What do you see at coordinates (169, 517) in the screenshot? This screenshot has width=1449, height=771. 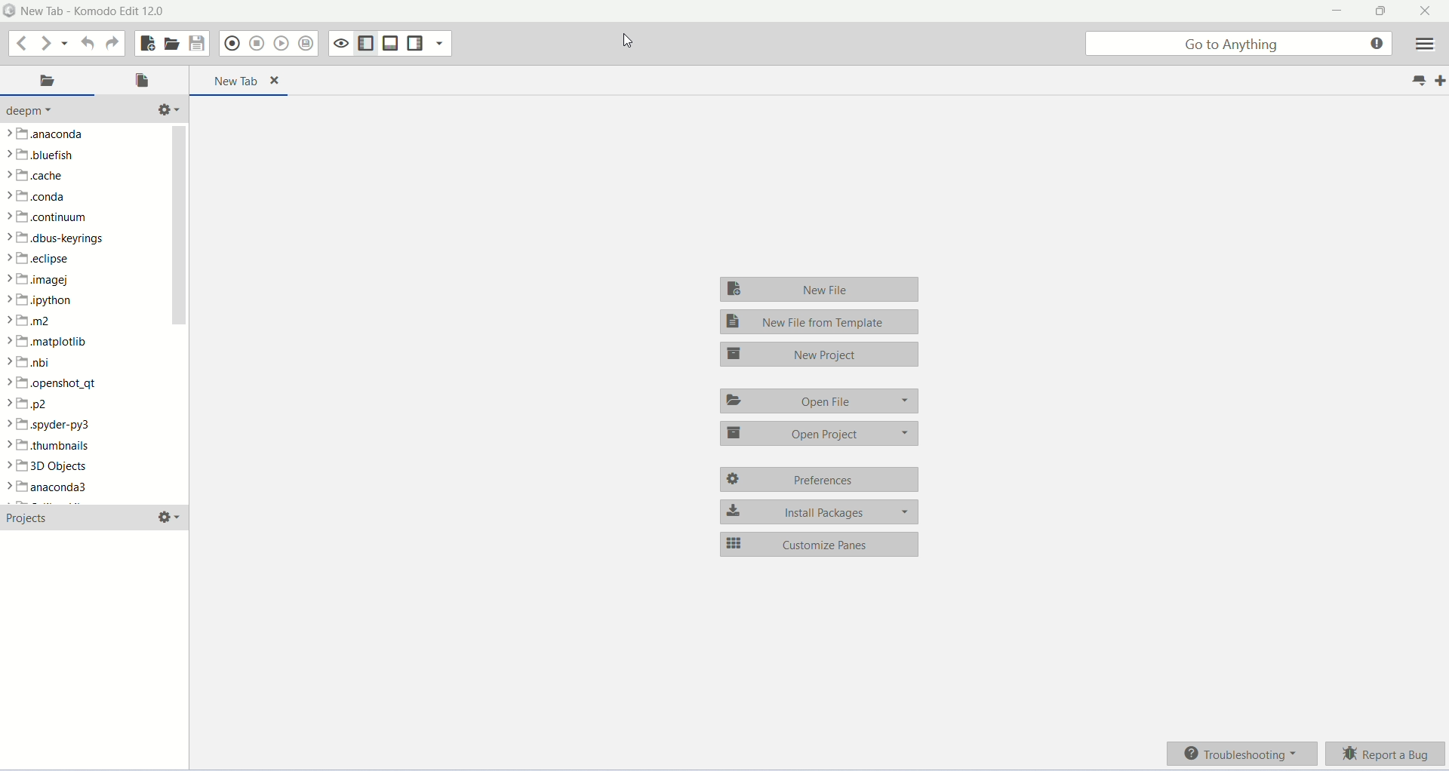 I see `directory related function` at bounding box center [169, 517].